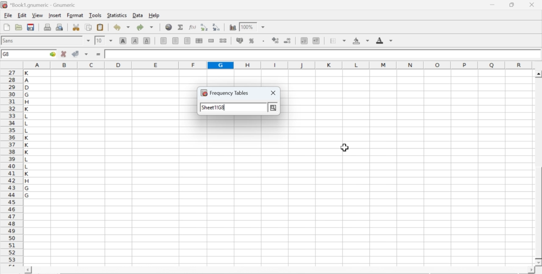 Image resolution: width=542 pixels, height=274 pixels. Describe the element at coordinates (40, 4) in the screenshot. I see `application name` at that location.